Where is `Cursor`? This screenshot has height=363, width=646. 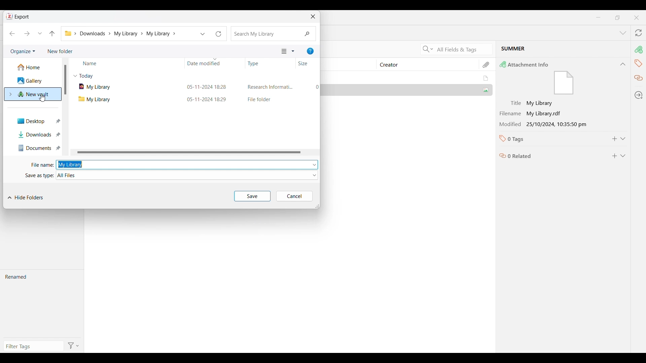
Cursor is located at coordinates (43, 98).